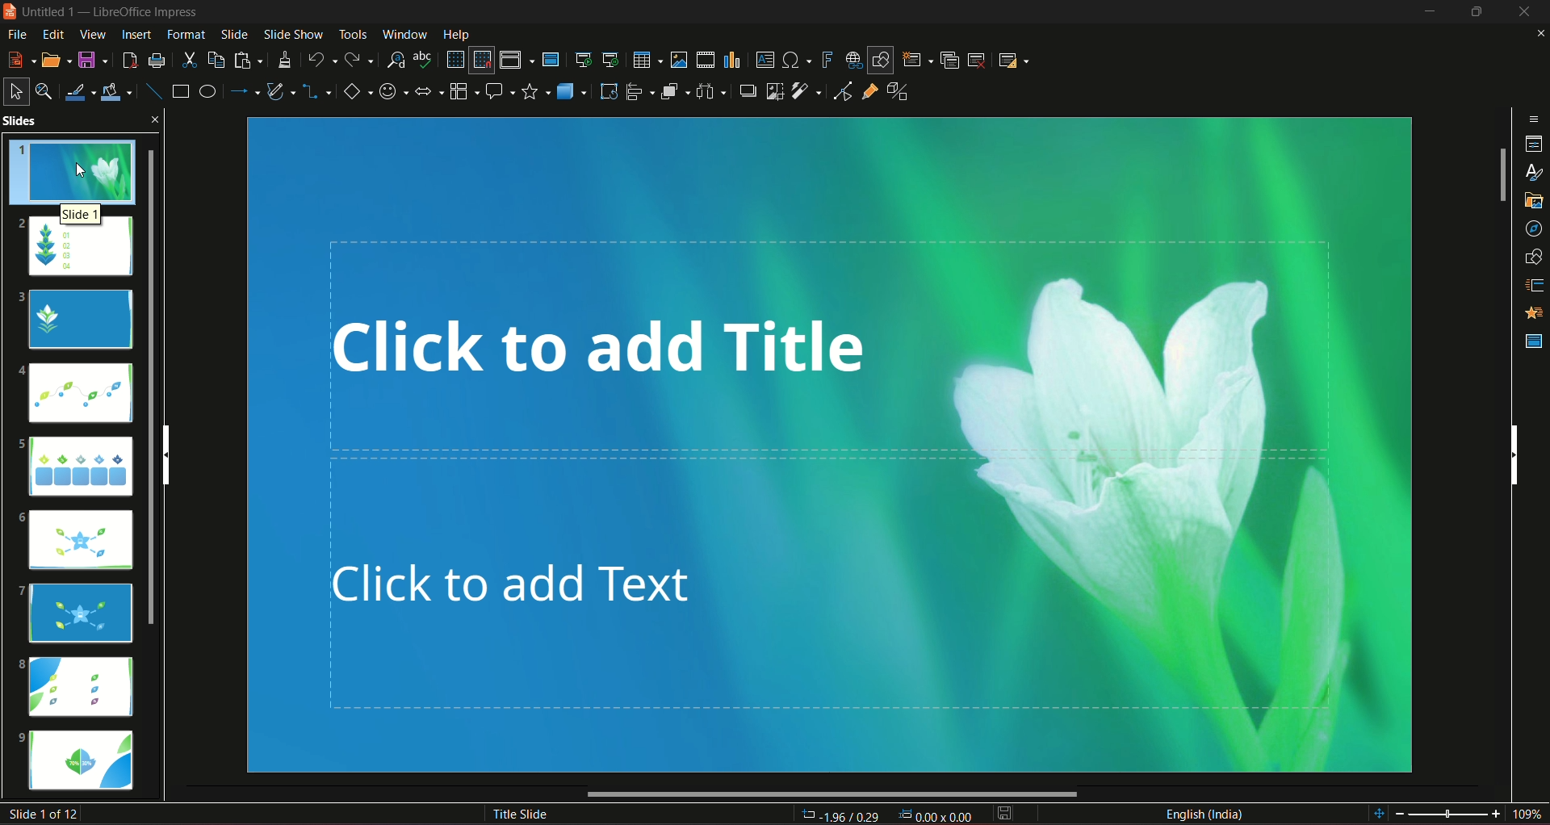  I want to click on slide, so click(234, 34).